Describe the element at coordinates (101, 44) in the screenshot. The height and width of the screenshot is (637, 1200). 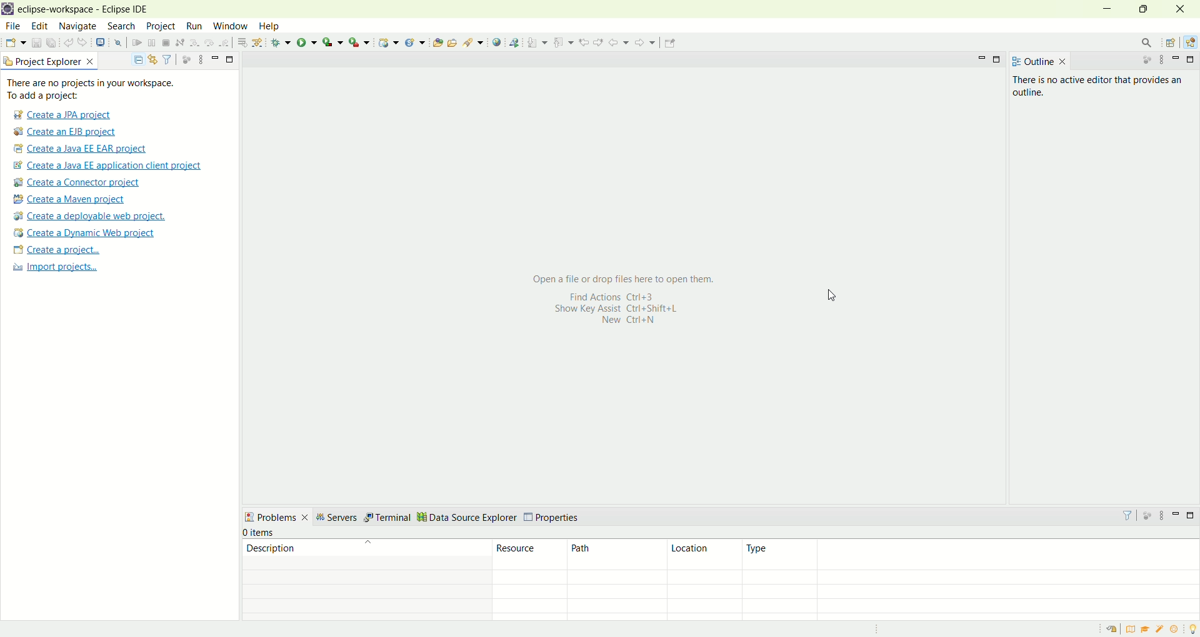
I see `open a terminal` at that location.